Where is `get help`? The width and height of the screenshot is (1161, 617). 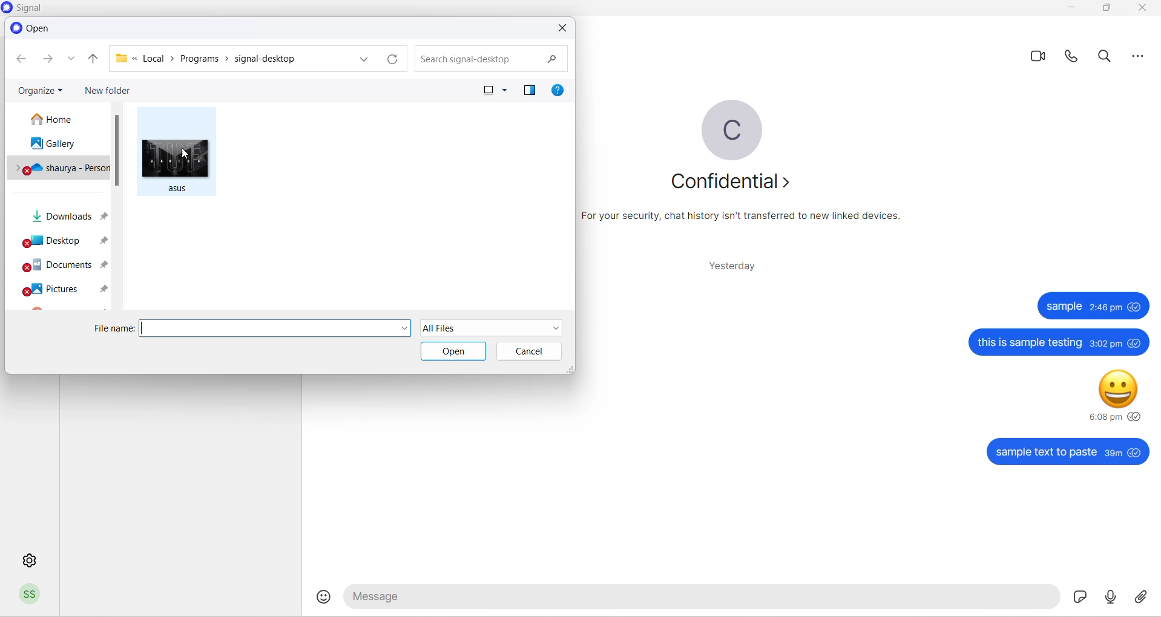
get help is located at coordinates (560, 92).